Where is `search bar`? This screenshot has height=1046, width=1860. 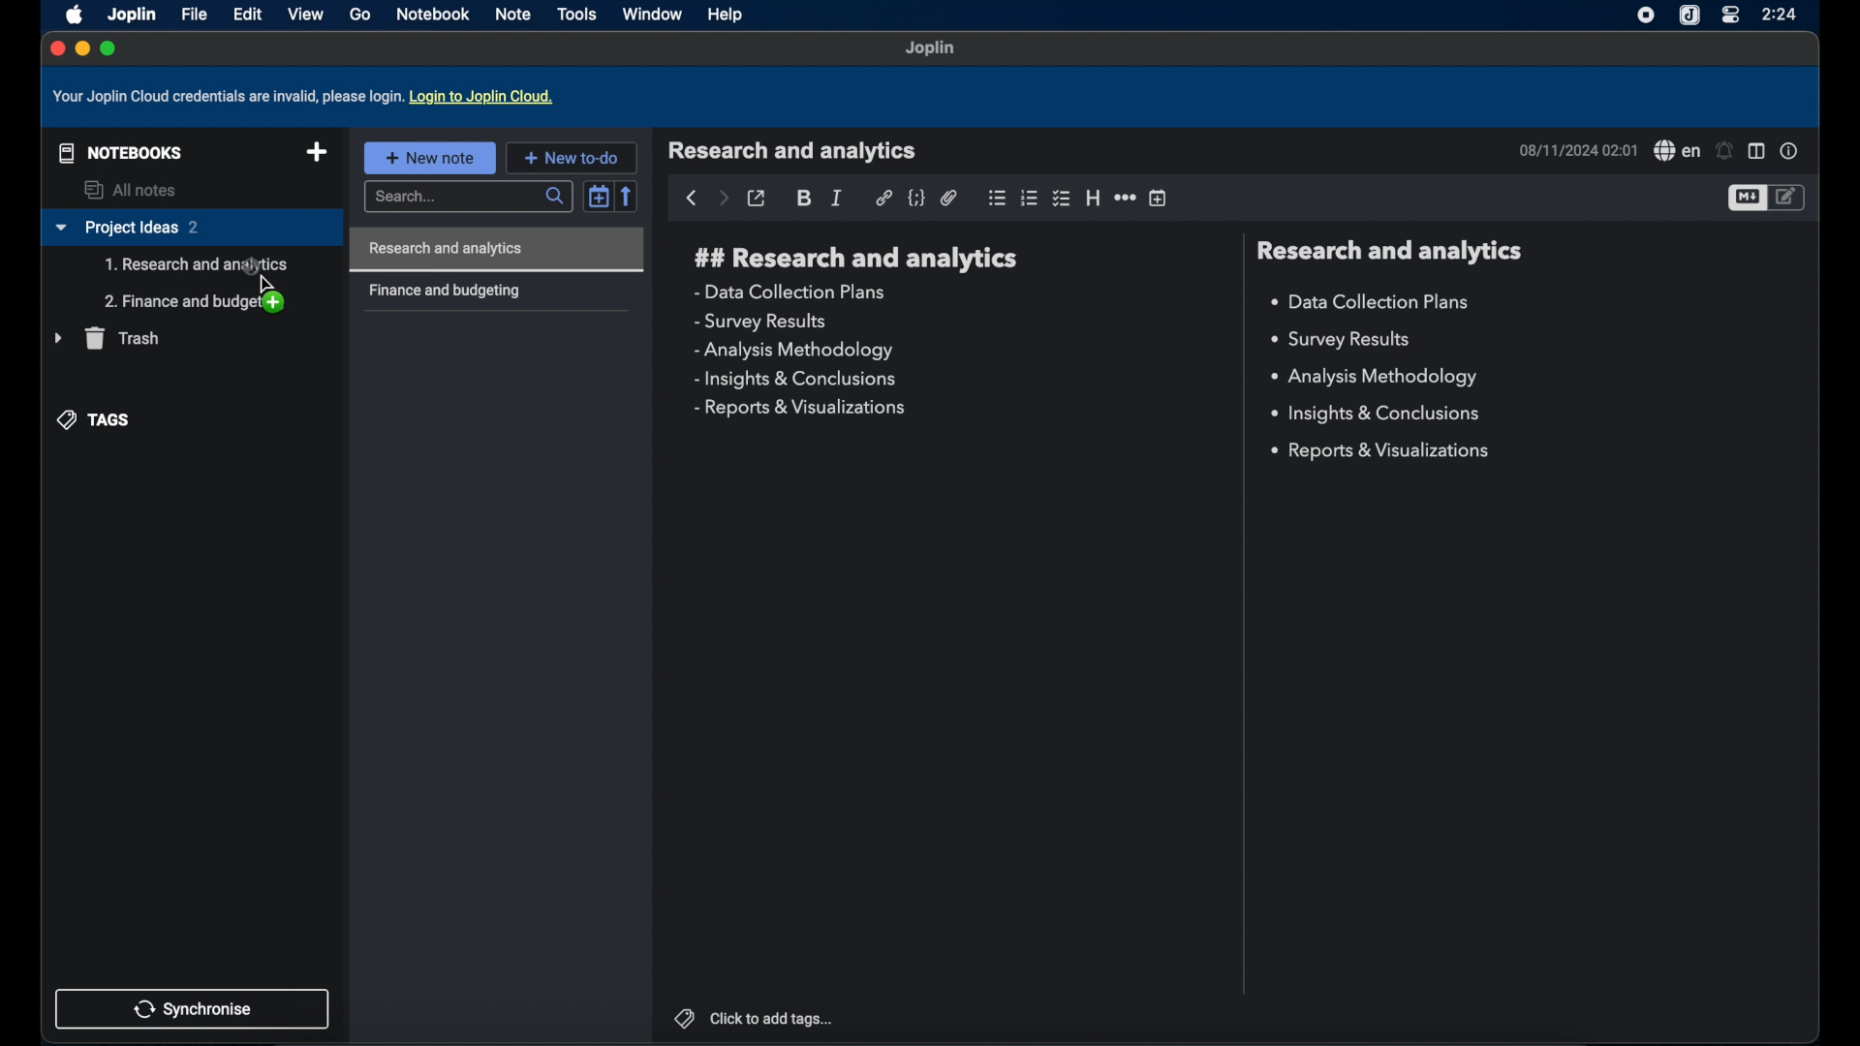 search bar is located at coordinates (471, 198).